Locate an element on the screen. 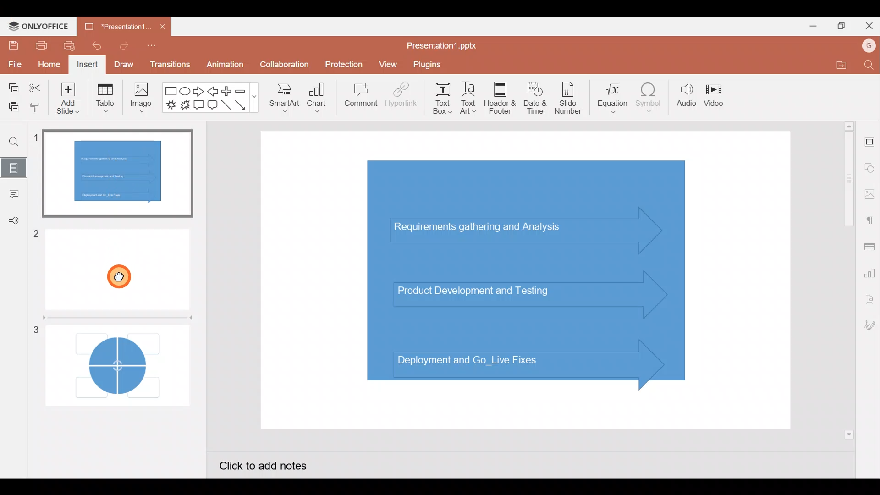 The height and width of the screenshot is (495, 880). Minus is located at coordinates (245, 91).